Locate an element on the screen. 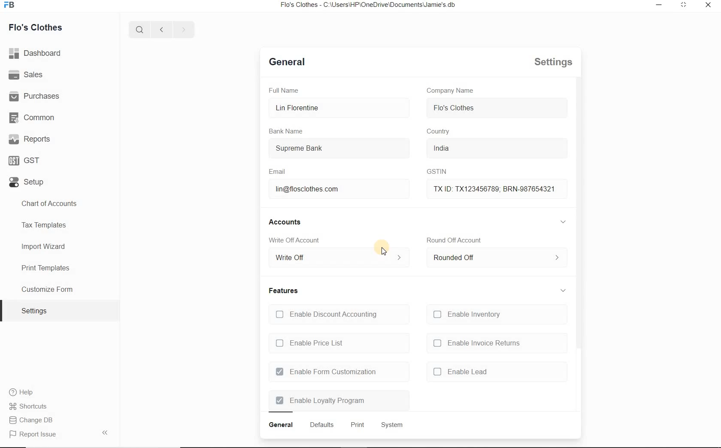 This screenshot has width=721, height=448. Purchases is located at coordinates (39, 97).